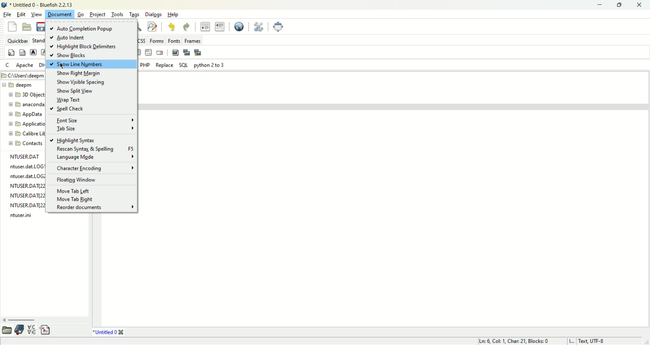  Describe the element at coordinates (149, 53) in the screenshot. I see `HTML comment` at that location.